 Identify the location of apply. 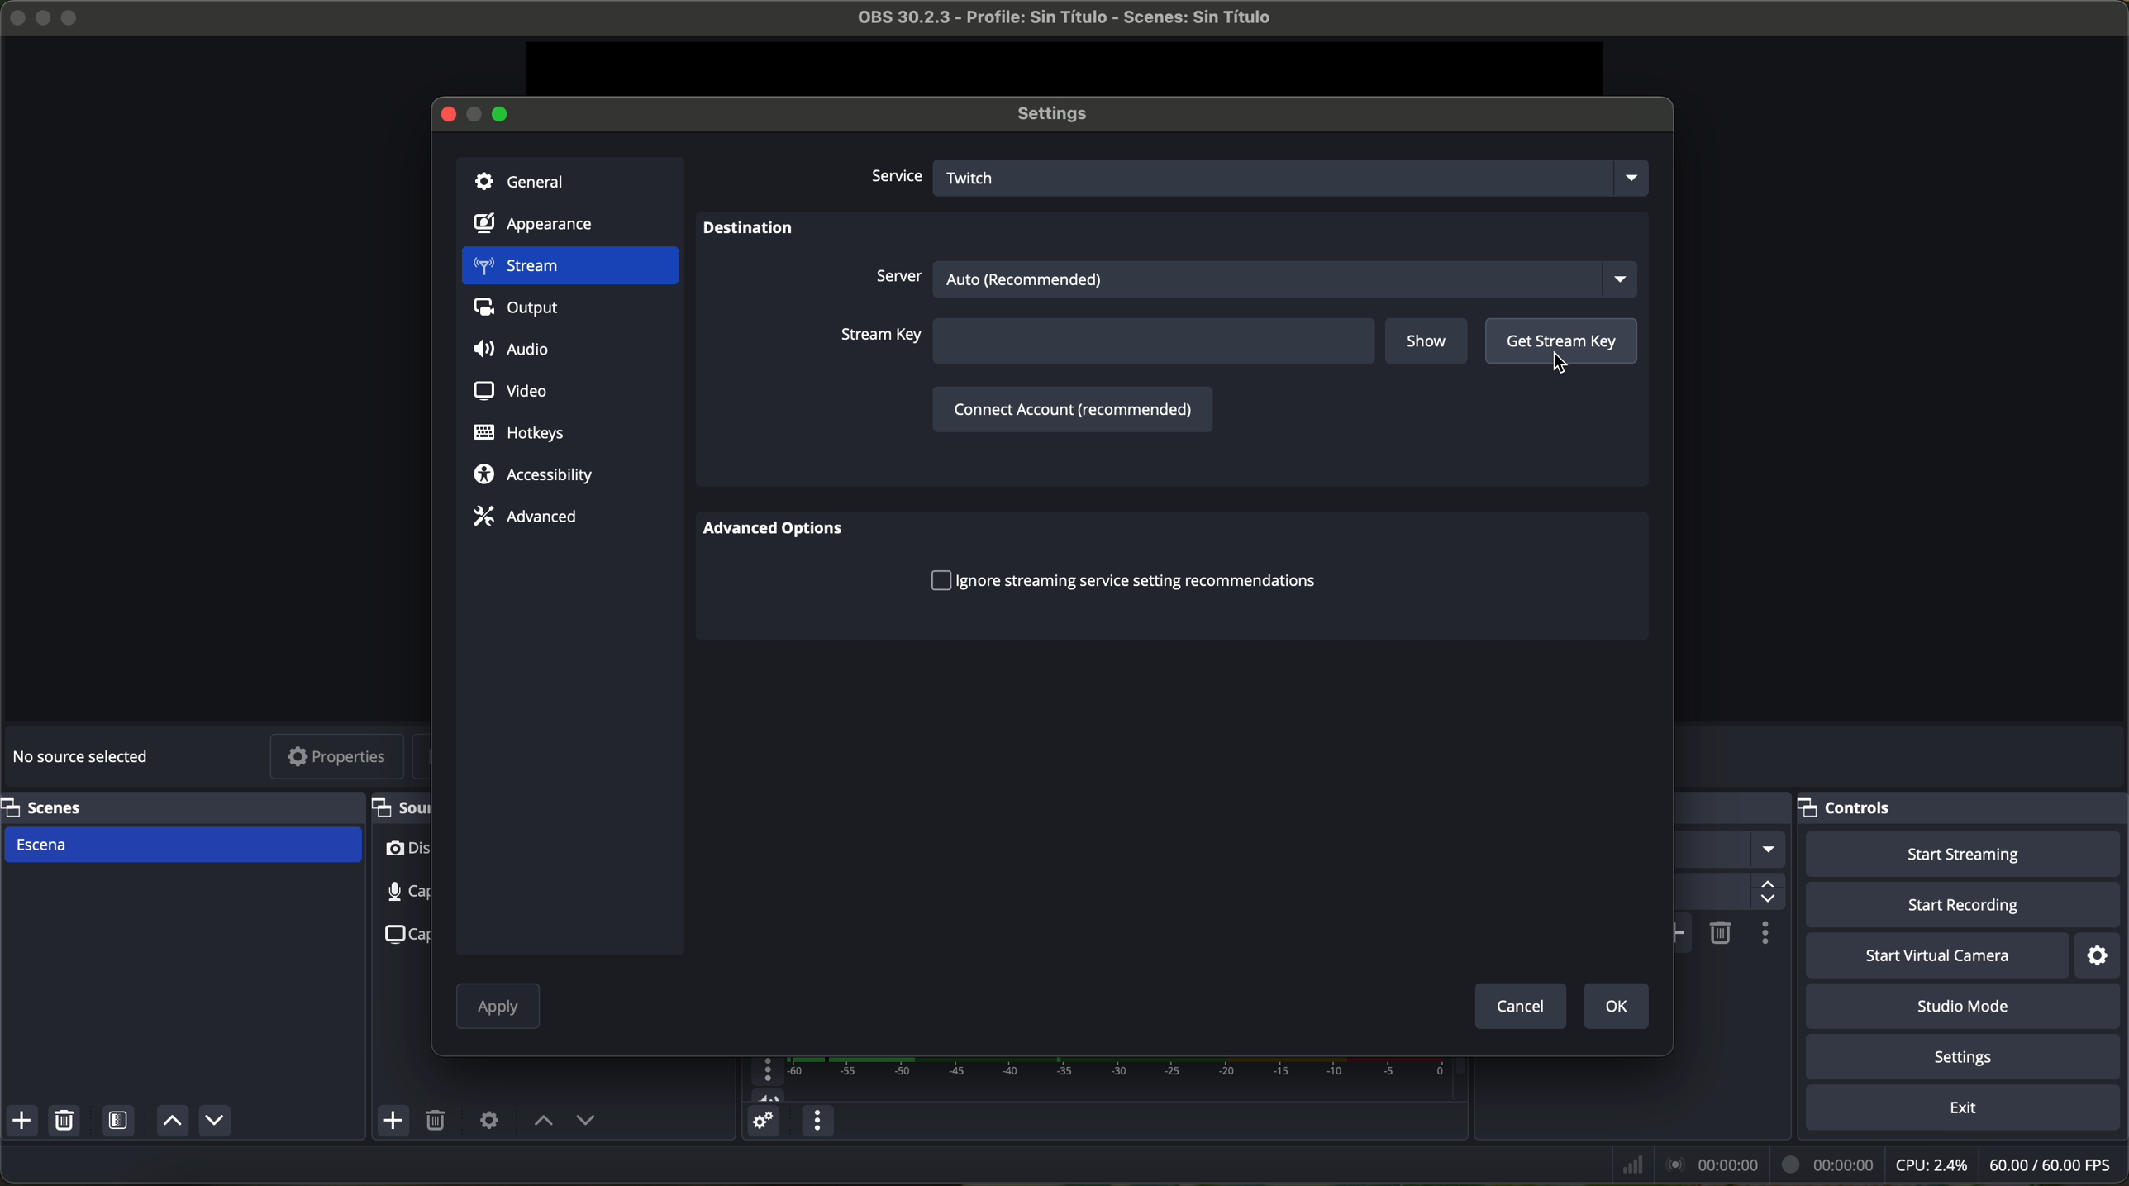
(498, 1009).